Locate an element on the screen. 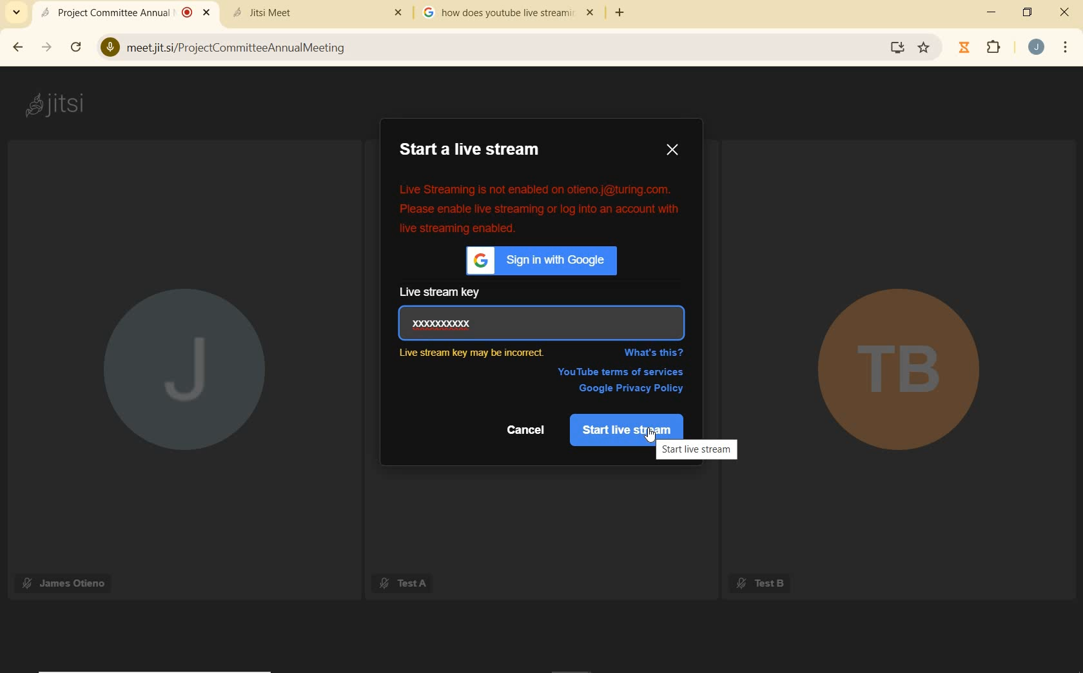 Image resolution: width=1083 pixels, height=673 pixels. extensions is located at coordinates (997, 49).